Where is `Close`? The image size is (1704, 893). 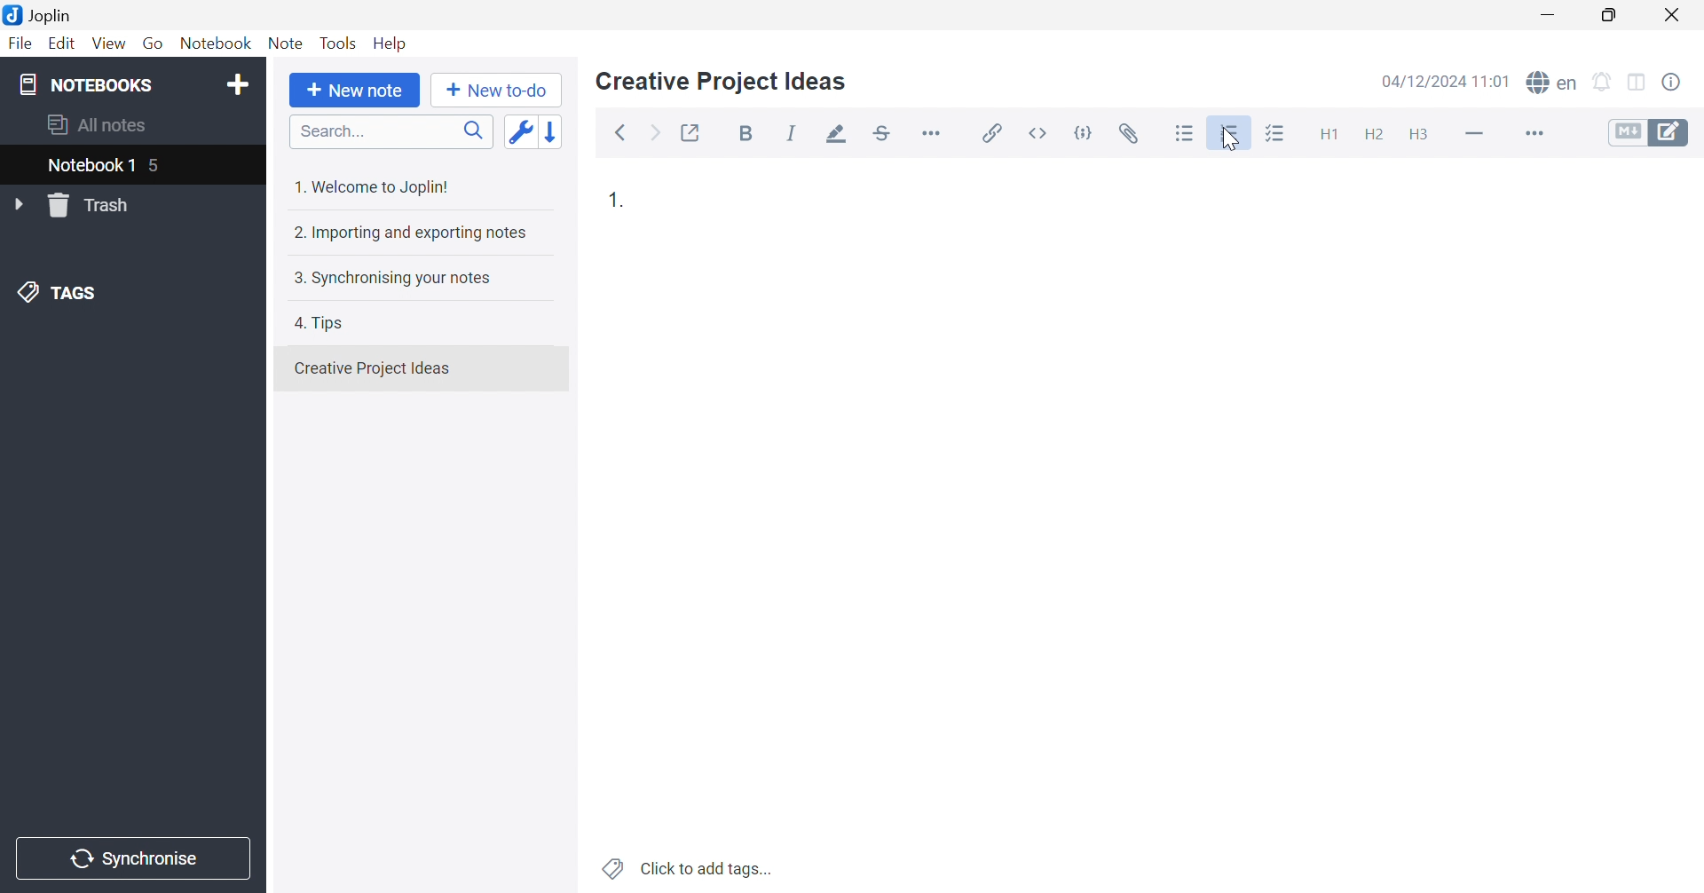 Close is located at coordinates (1676, 16).